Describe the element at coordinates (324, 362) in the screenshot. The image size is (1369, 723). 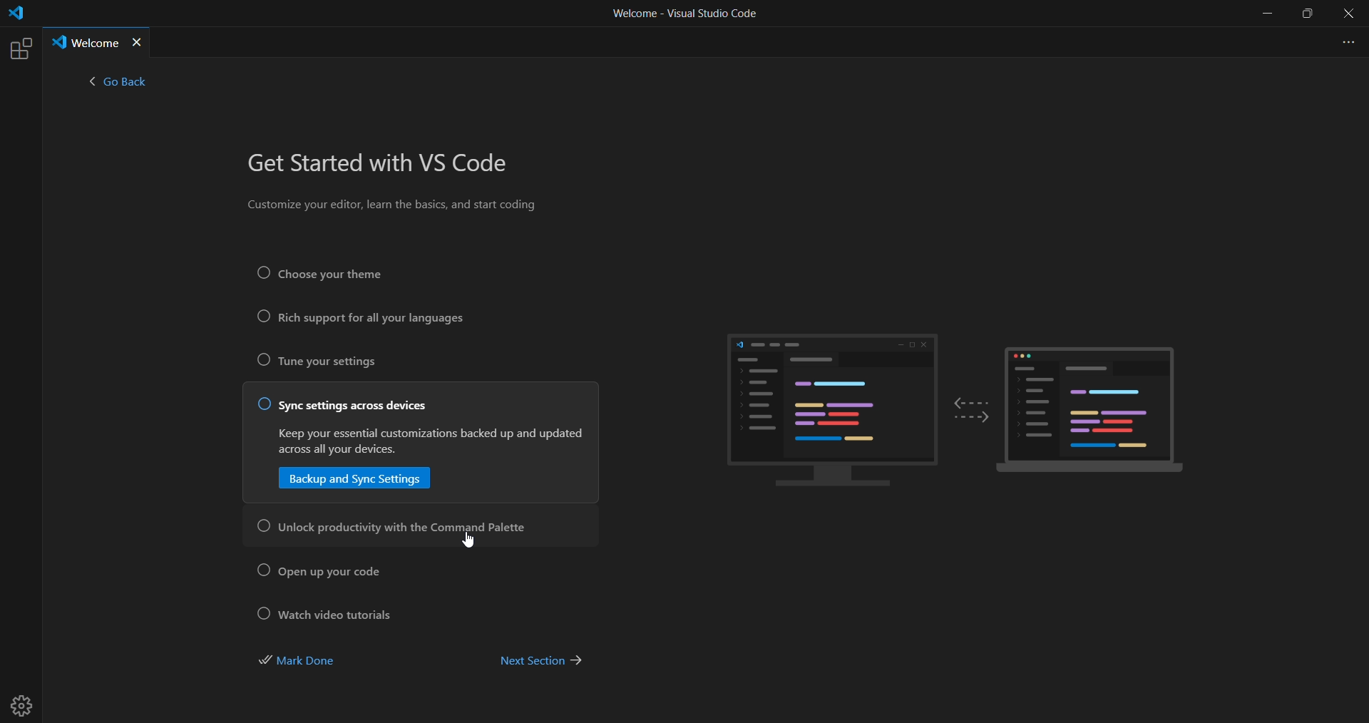
I see `tune your settings` at that location.